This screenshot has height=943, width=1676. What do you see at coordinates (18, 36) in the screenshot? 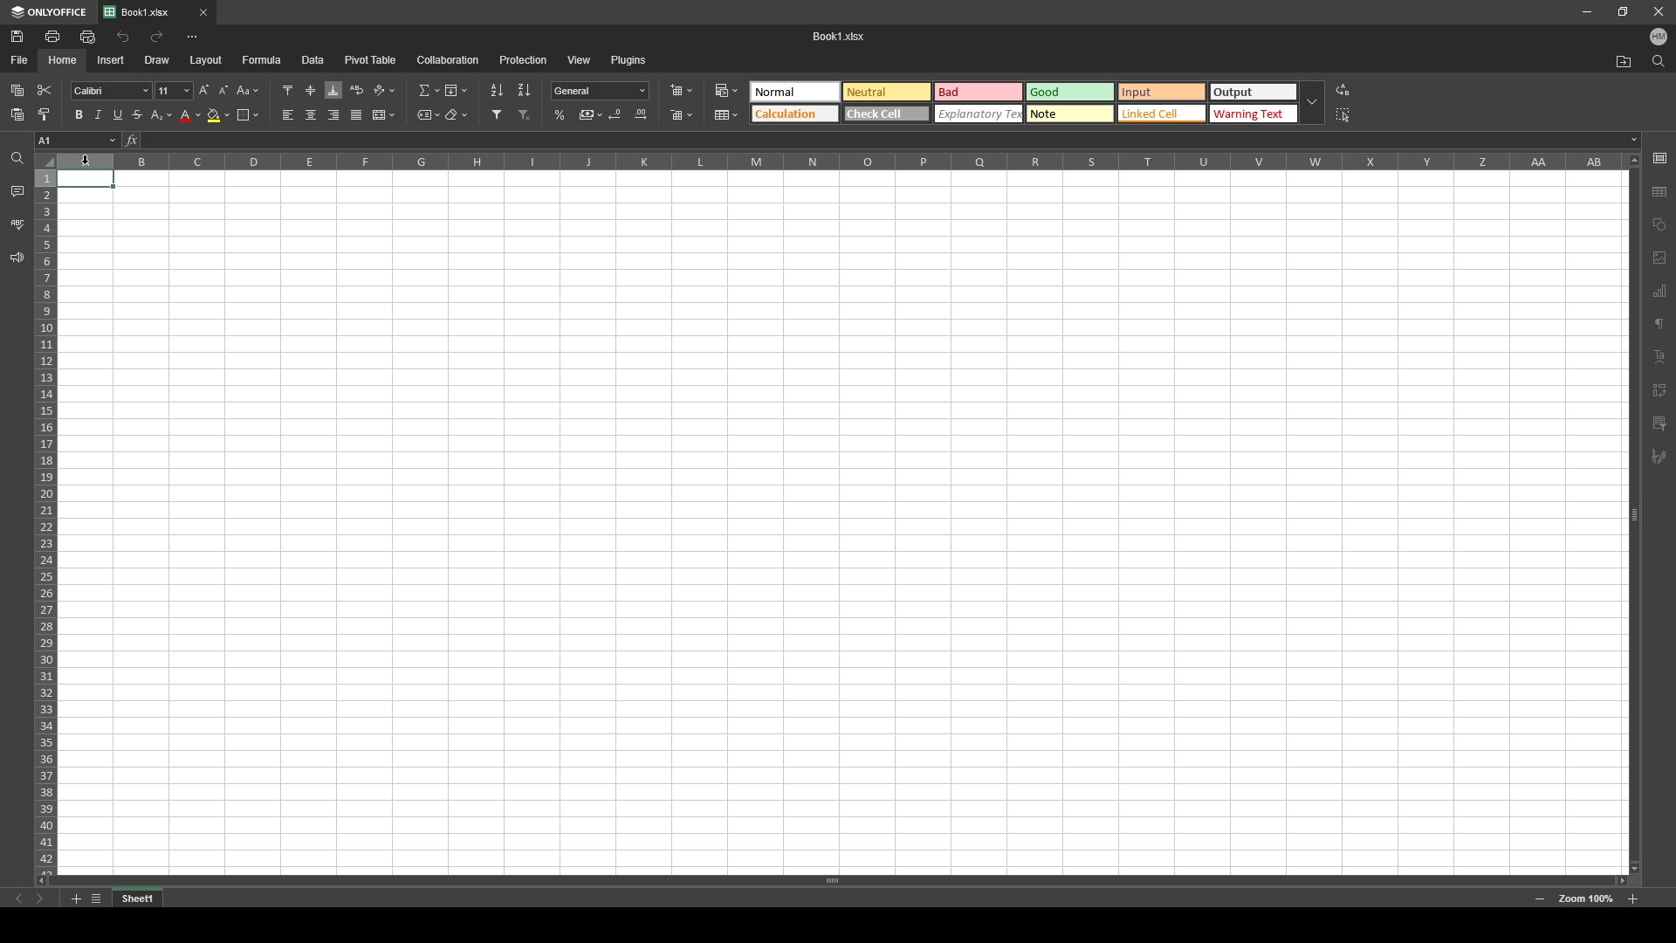
I see `save` at bounding box center [18, 36].